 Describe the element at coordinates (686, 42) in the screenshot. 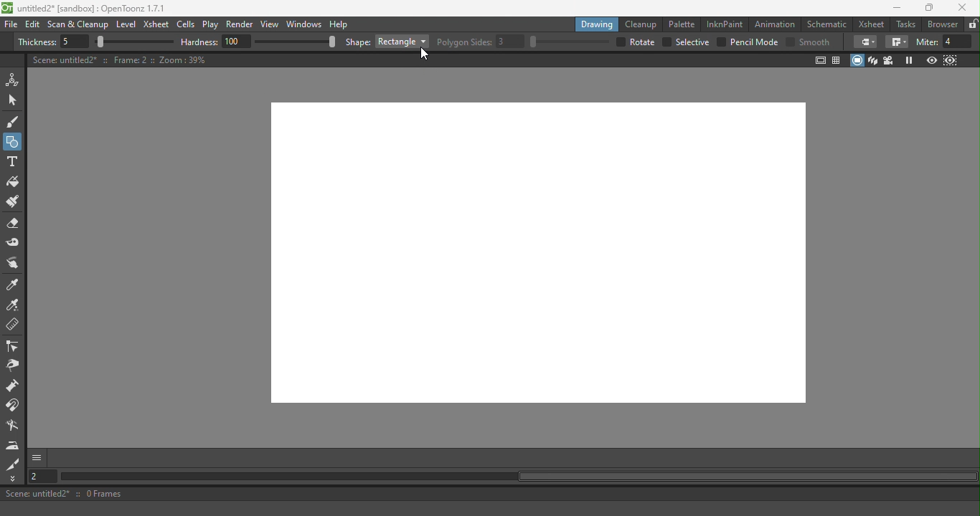

I see `Selective` at that location.